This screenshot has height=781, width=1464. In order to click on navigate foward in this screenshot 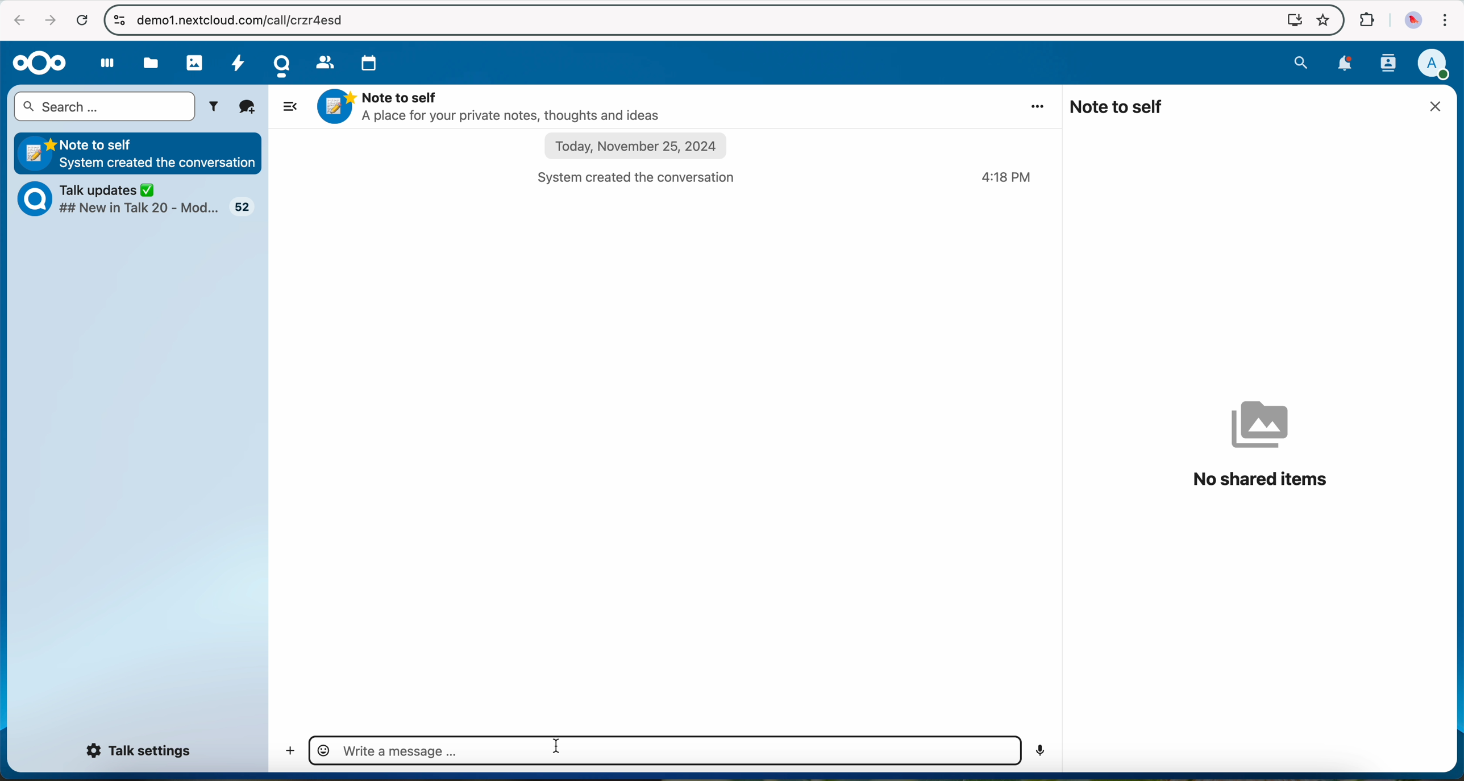, I will do `click(49, 21)`.